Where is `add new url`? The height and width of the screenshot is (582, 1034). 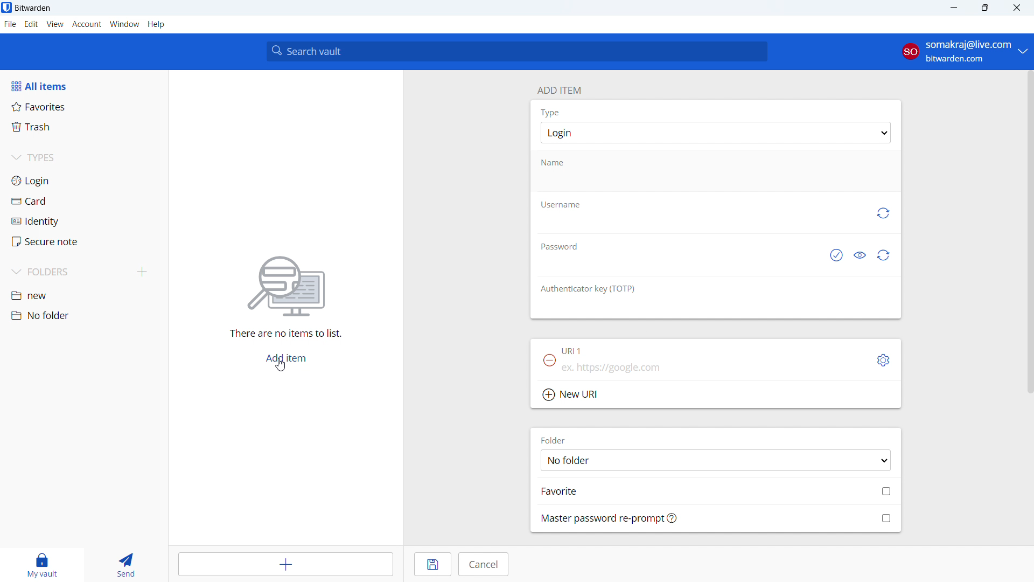
add new url is located at coordinates (716, 396).